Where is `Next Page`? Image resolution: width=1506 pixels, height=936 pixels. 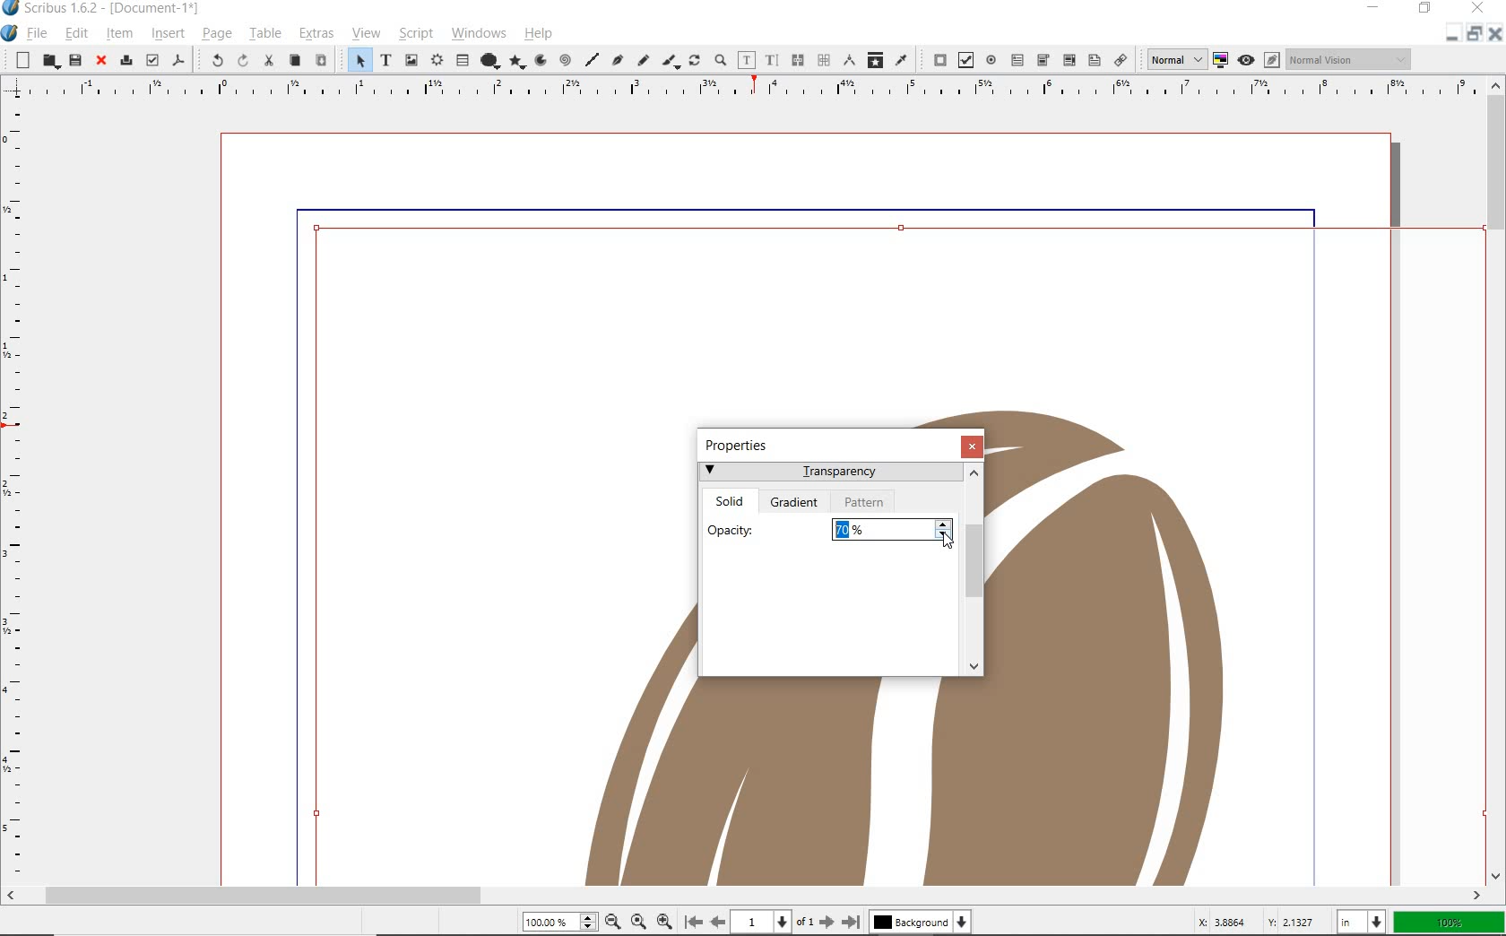
Next Page is located at coordinates (828, 923).